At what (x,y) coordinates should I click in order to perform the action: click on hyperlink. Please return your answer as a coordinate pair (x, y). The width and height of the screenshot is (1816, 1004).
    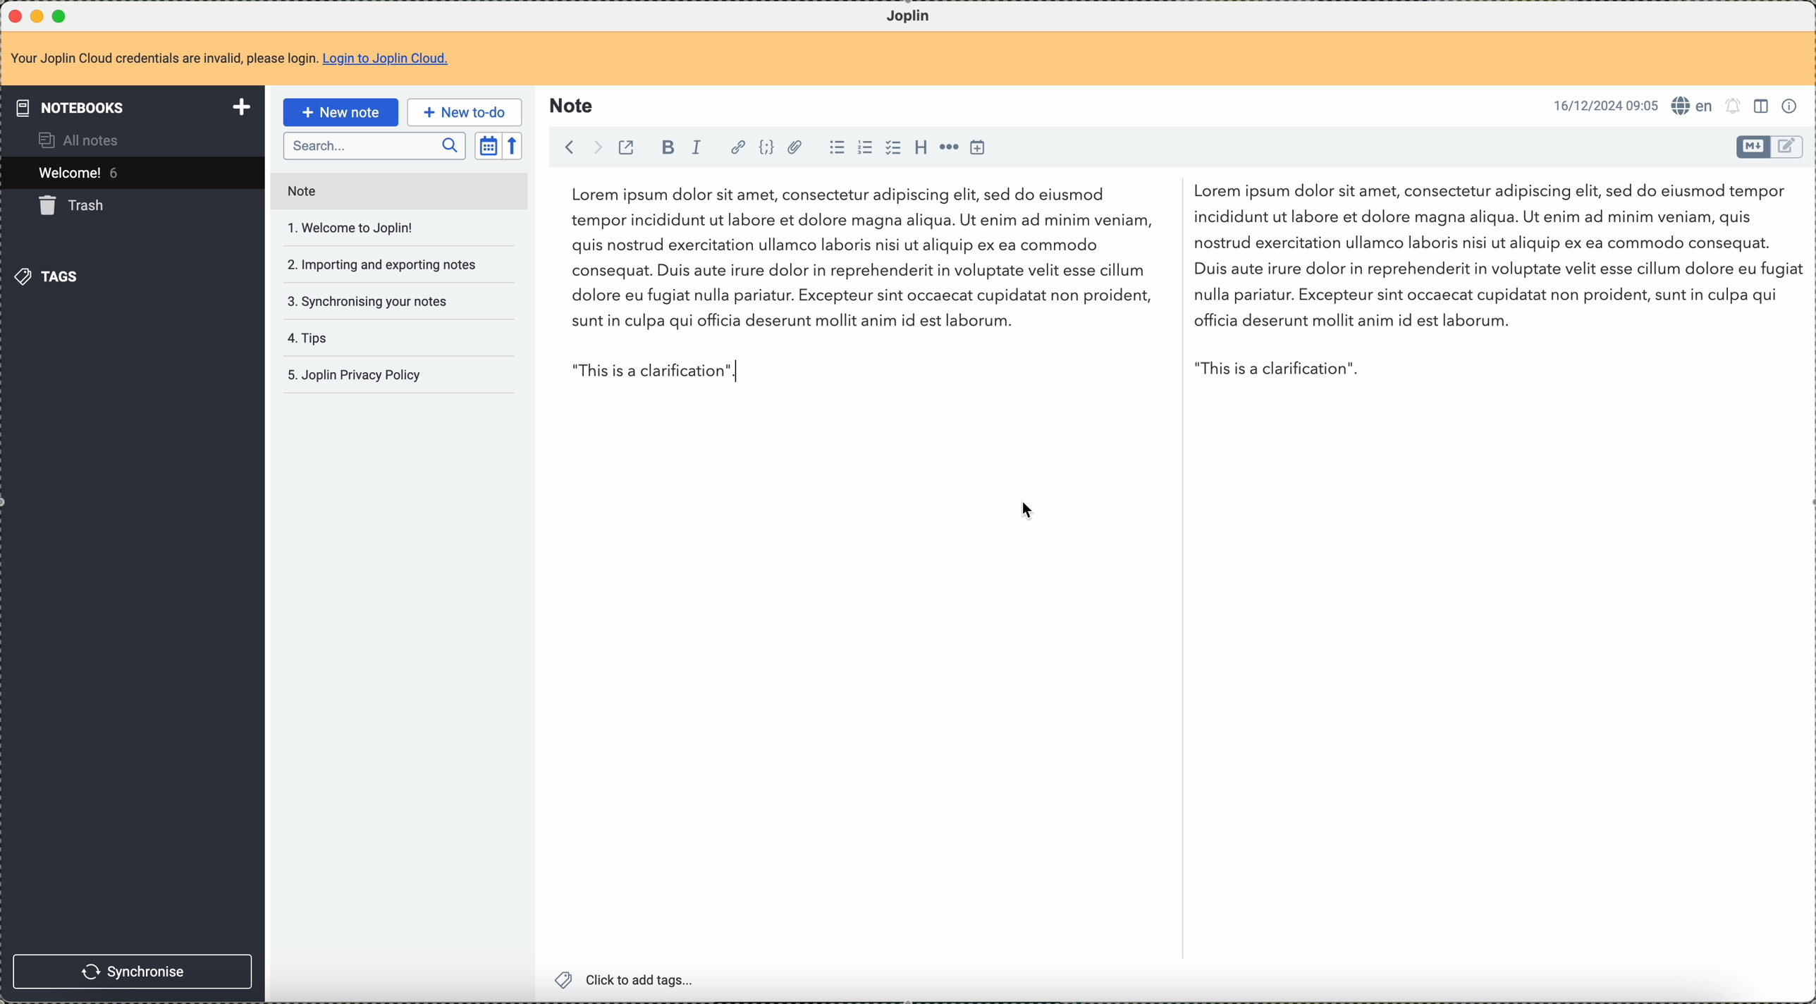
    Looking at the image, I should click on (737, 147).